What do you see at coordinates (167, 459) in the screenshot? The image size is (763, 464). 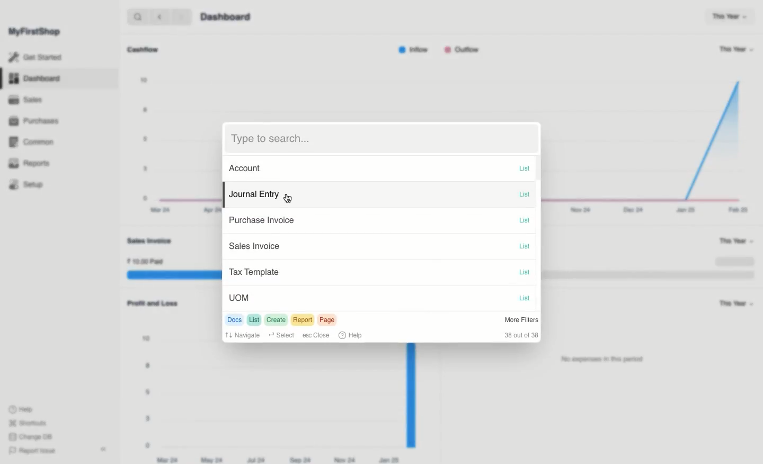 I see `Mar 24` at bounding box center [167, 459].